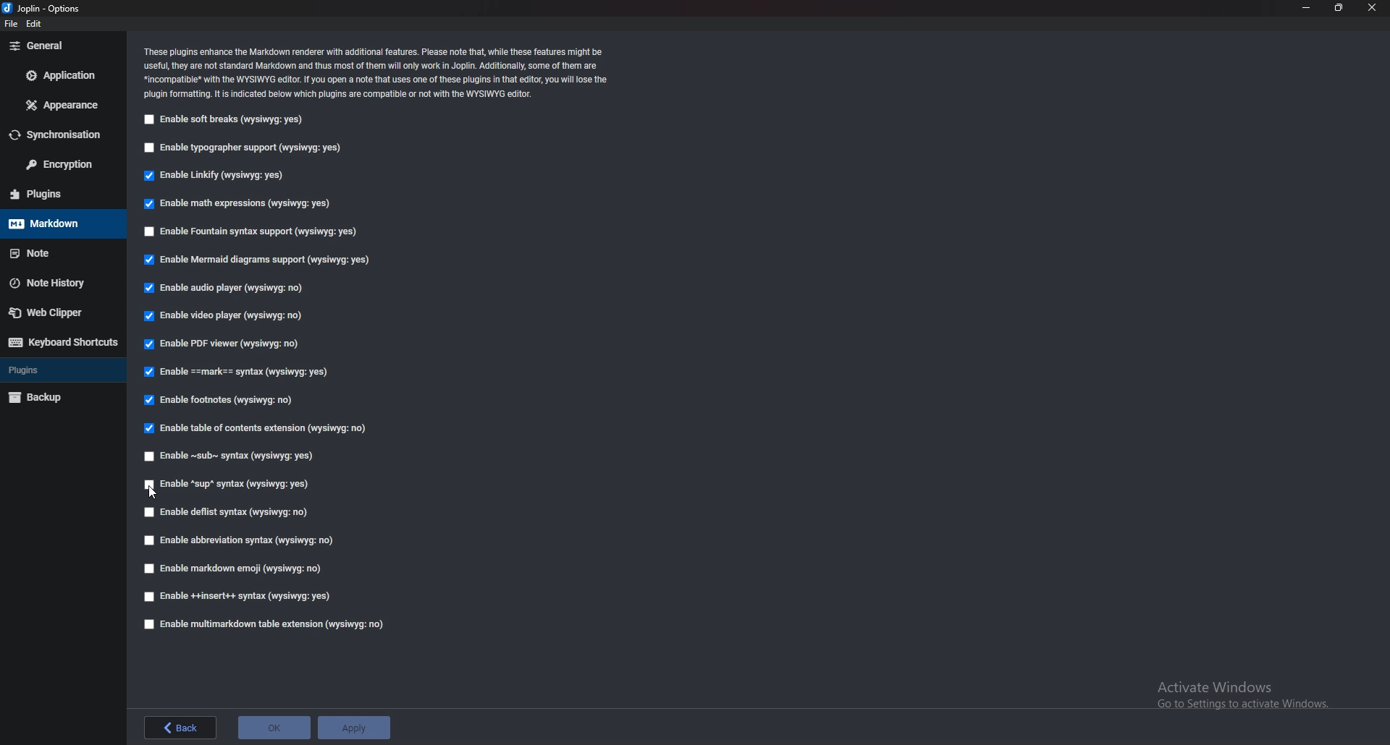 This screenshot has width=1390, height=745. What do you see at coordinates (253, 231) in the screenshot?
I see `Enable Fountain syntax support (Wysiwyg: yes)` at bounding box center [253, 231].